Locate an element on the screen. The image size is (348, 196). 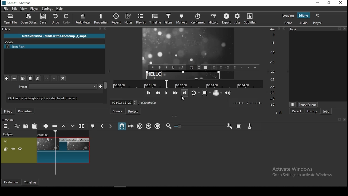
Underline is located at coordinates (173, 67).